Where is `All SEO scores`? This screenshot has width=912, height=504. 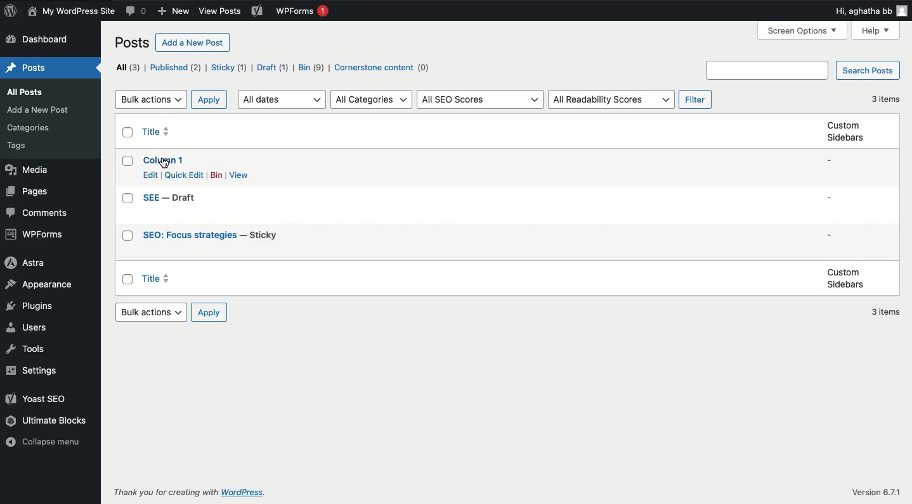 All SEO scores is located at coordinates (482, 99).